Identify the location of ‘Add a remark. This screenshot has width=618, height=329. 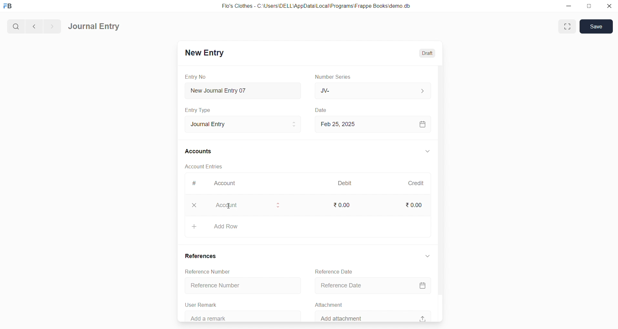
(244, 315).